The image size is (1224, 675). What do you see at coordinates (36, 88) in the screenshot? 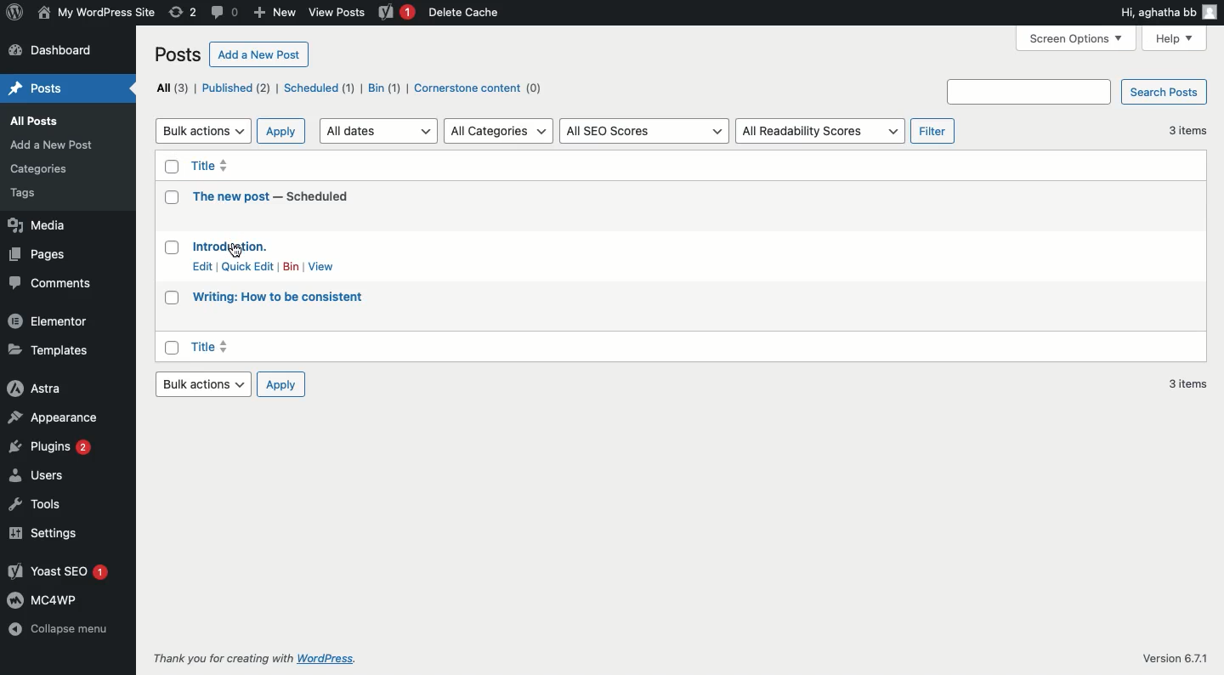
I see `Posts` at bounding box center [36, 88].